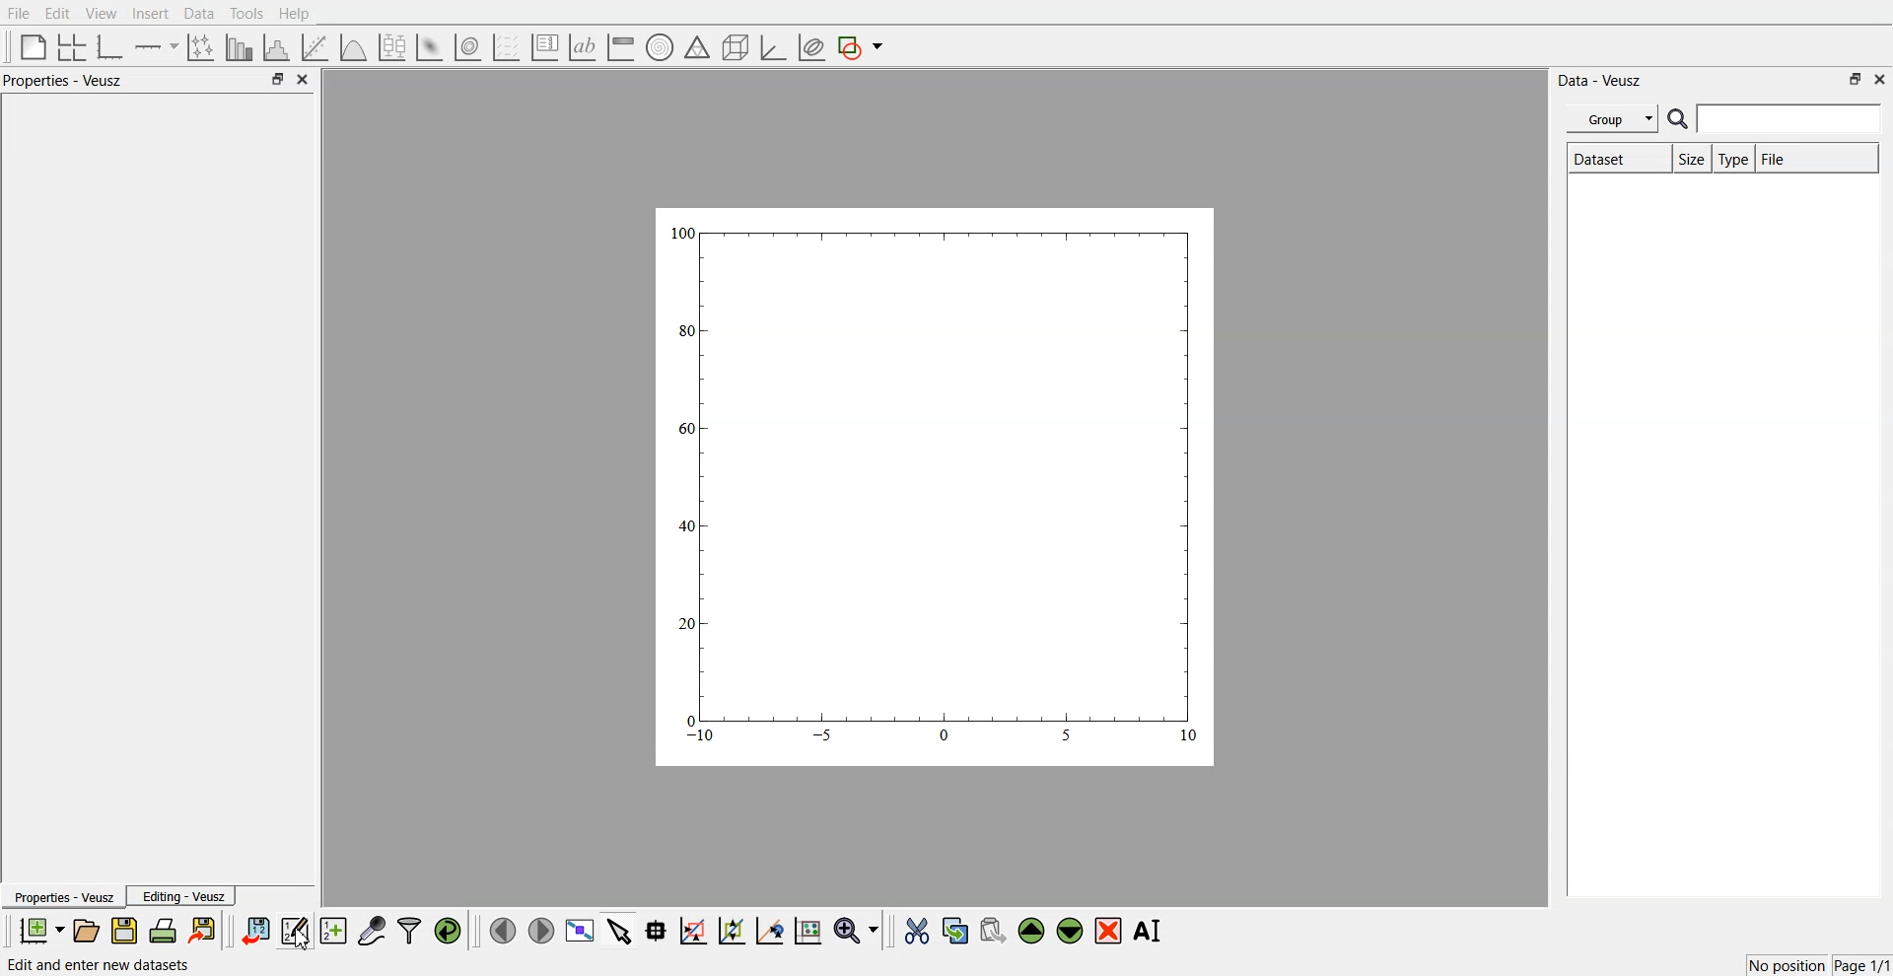 The image size is (1893, 976). Describe the element at coordinates (1033, 932) in the screenshot. I see `move the selected widgets up` at that location.